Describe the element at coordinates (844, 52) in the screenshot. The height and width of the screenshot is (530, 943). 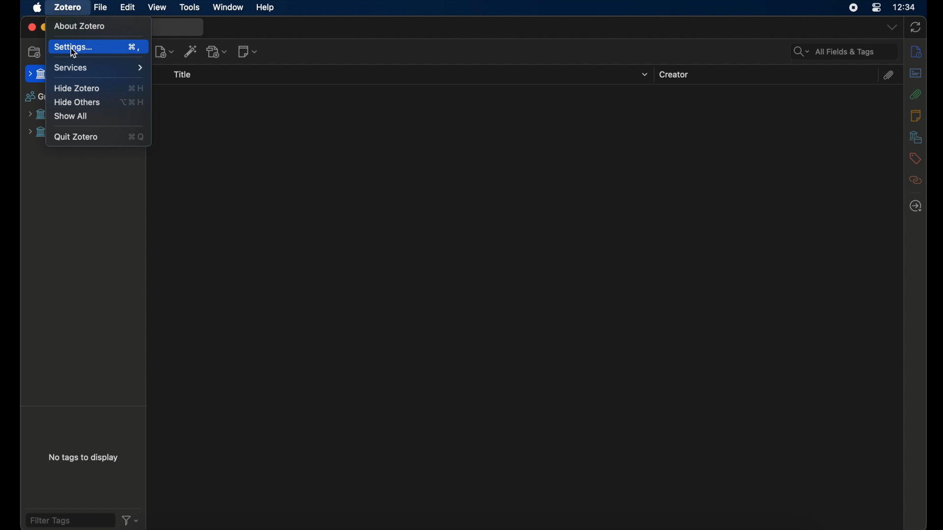
I see `all fields and tags` at that location.